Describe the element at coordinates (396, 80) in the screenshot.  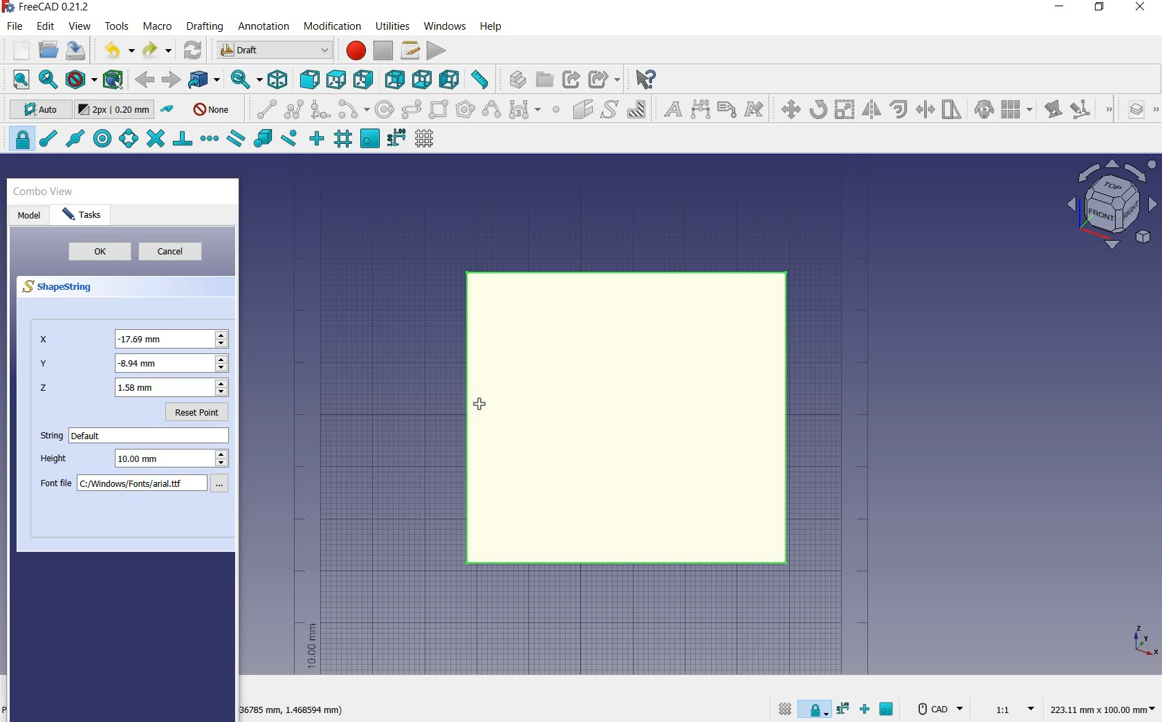
I see `rear` at that location.